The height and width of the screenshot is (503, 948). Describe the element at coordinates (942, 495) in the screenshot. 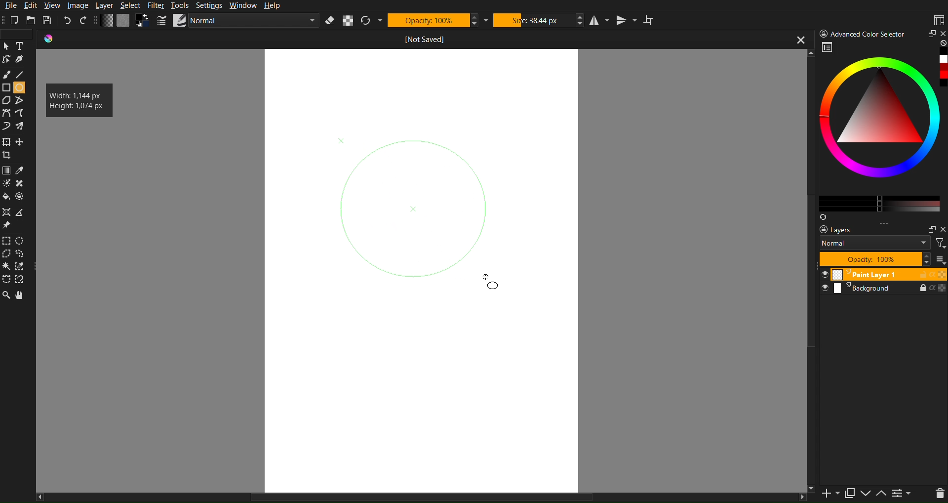

I see `del` at that location.